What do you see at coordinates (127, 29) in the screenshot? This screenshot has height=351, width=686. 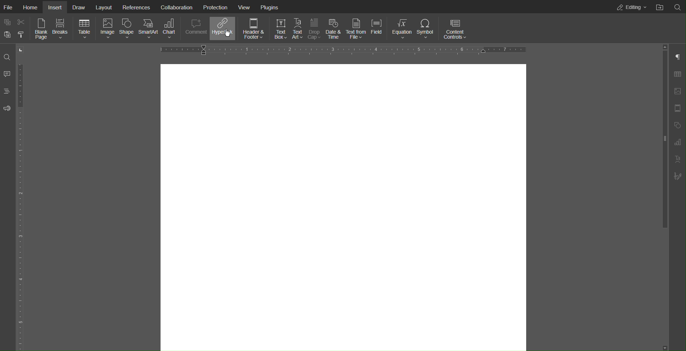 I see `Shape` at bounding box center [127, 29].